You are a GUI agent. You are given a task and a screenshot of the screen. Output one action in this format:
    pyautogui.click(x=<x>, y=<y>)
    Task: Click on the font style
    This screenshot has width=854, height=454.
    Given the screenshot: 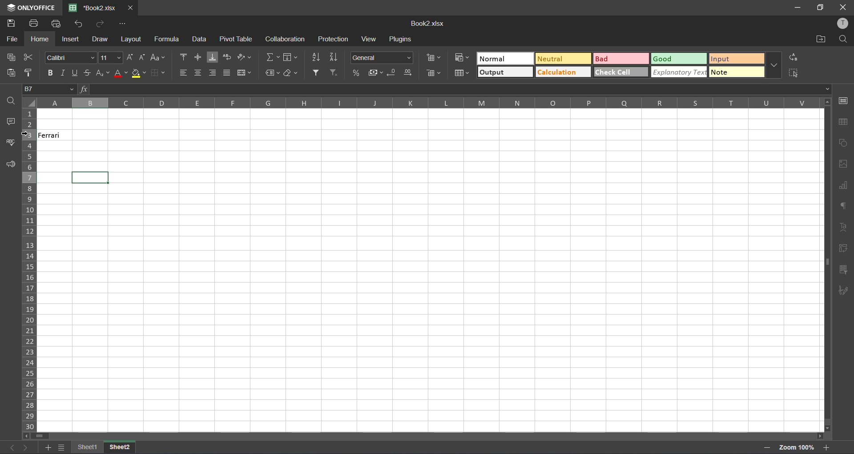 What is the action you would take?
    pyautogui.click(x=67, y=57)
    